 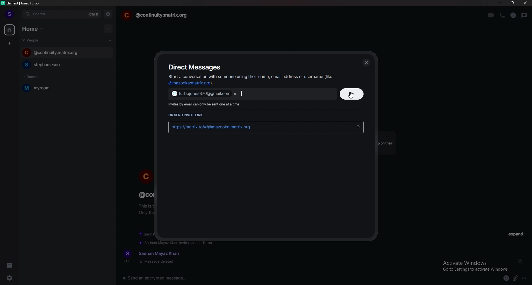 I want to click on email, so click(x=201, y=94).